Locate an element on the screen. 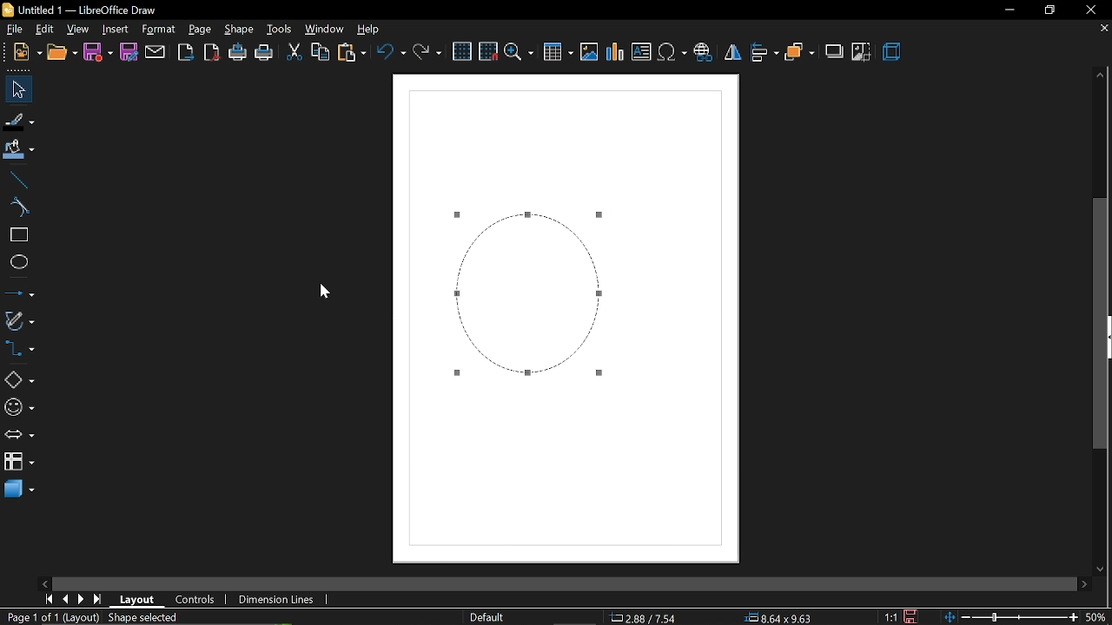 The height and width of the screenshot is (625, 1112). shape is located at coordinates (241, 28).